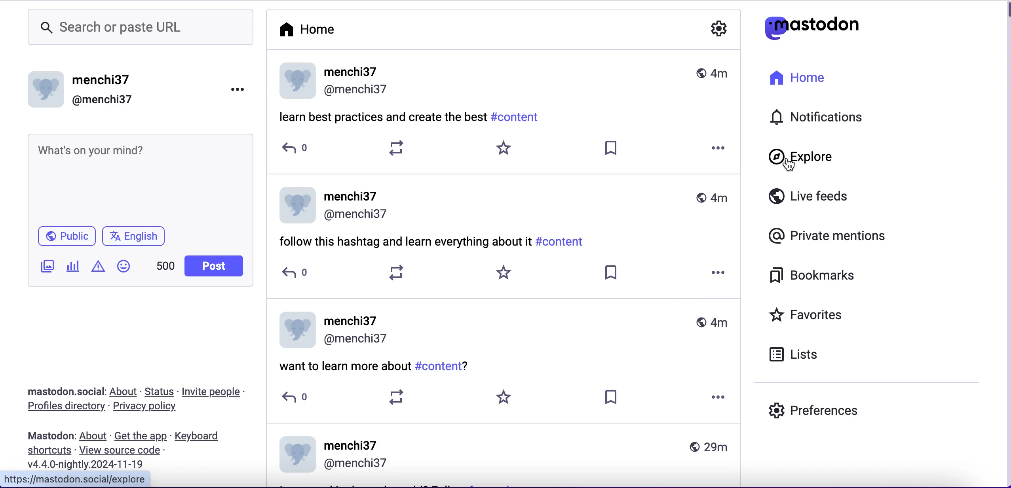 Image resolution: width=1011 pixels, height=488 pixels. I want to click on live feeds, so click(819, 196).